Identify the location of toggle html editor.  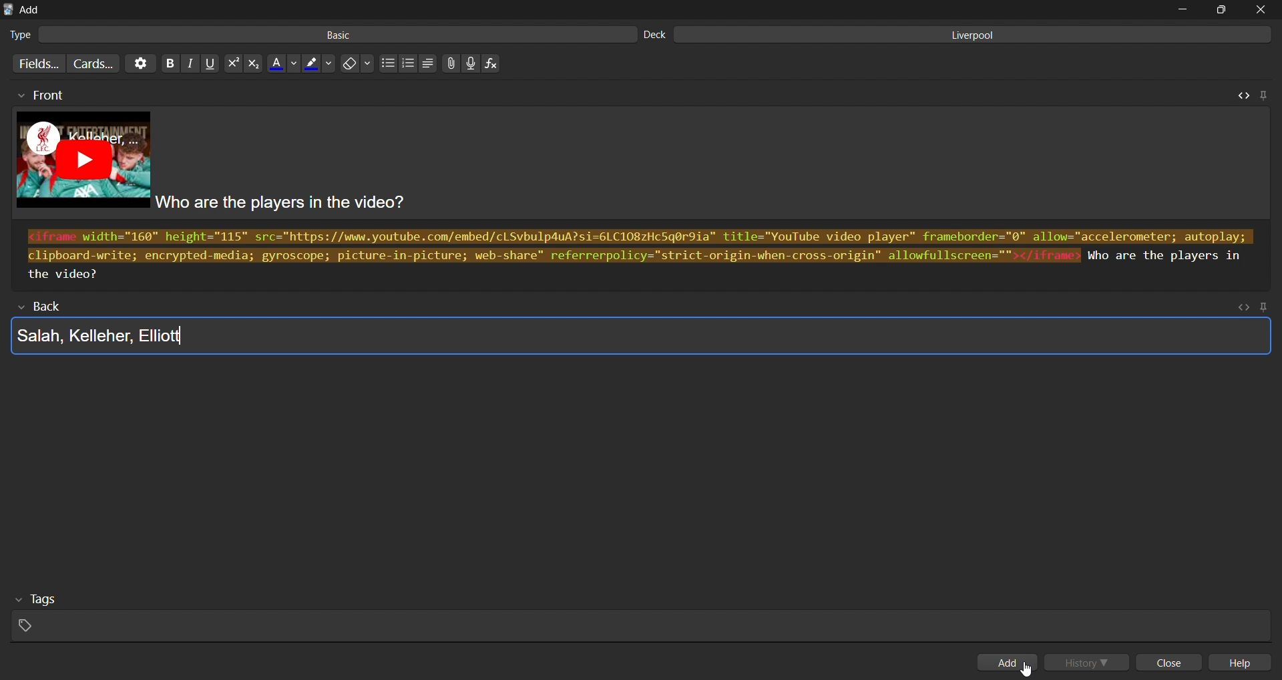
(1241, 94).